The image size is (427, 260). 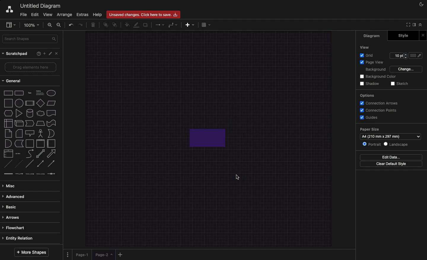 What do you see at coordinates (8, 112) in the screenshot?
I see `hexagone` at bounding box center [8, 112].